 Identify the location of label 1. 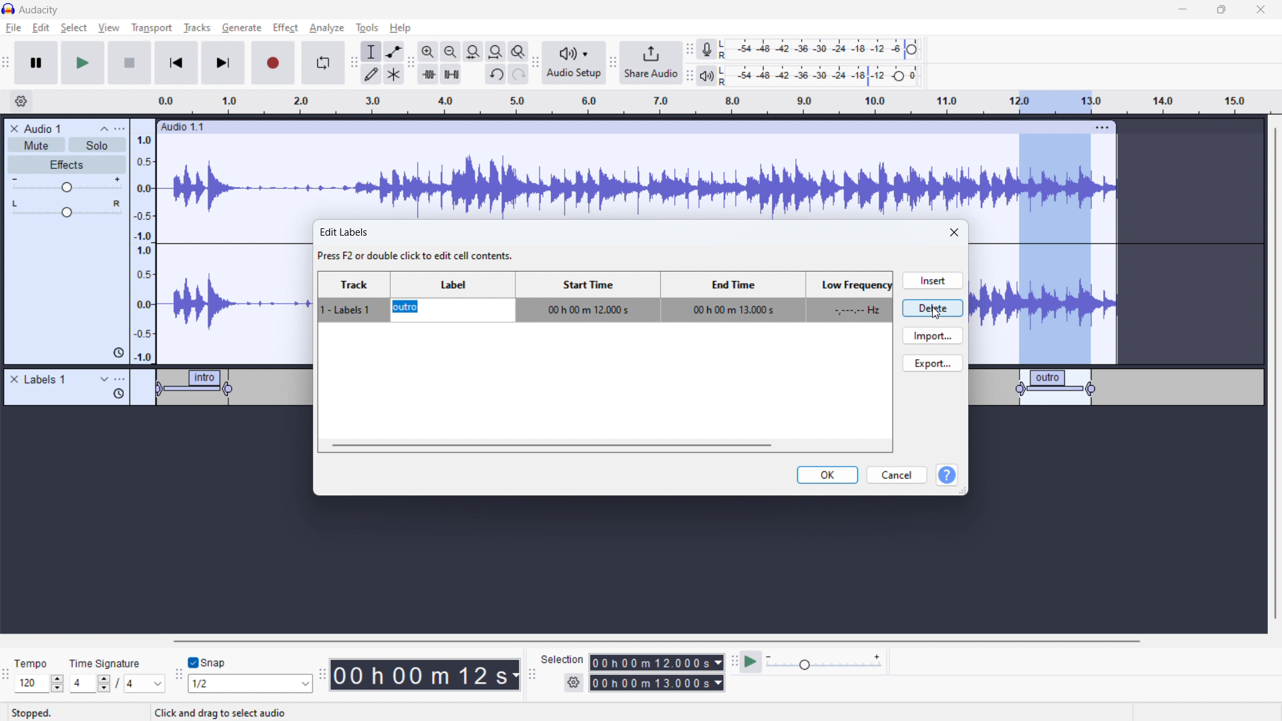
(198, 389).